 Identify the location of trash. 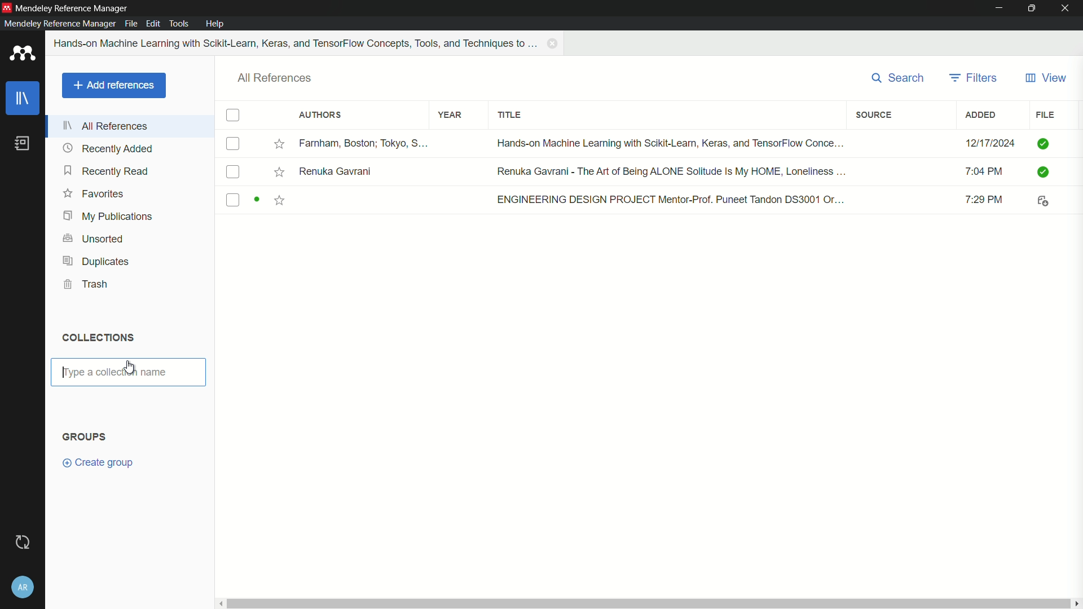
(87, 285).